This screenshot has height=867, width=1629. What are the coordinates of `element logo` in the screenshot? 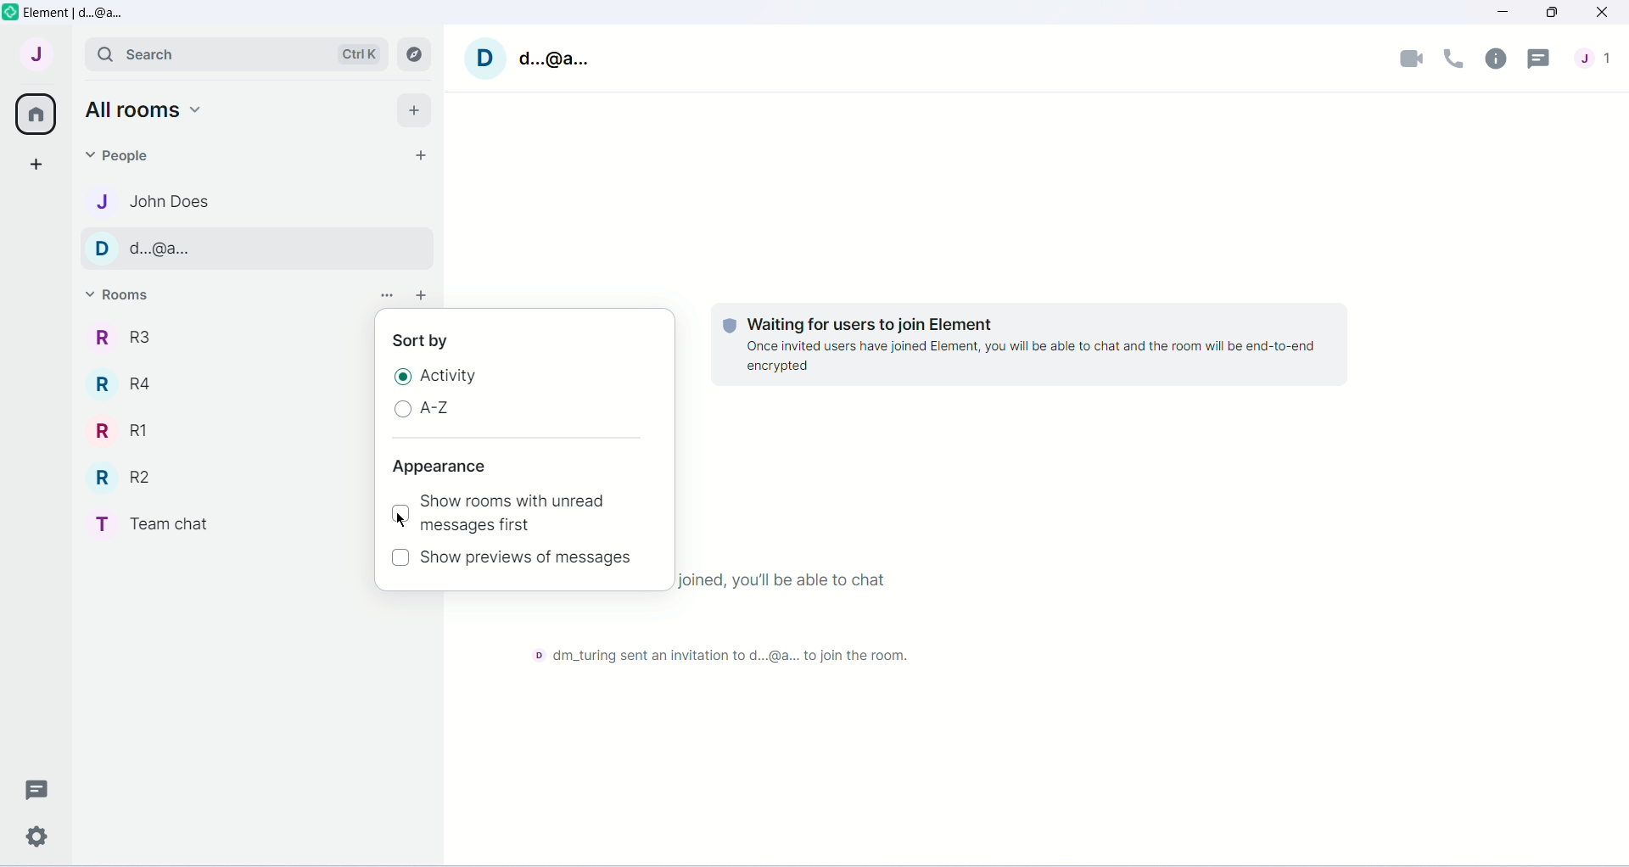 It's located at (12, 13).